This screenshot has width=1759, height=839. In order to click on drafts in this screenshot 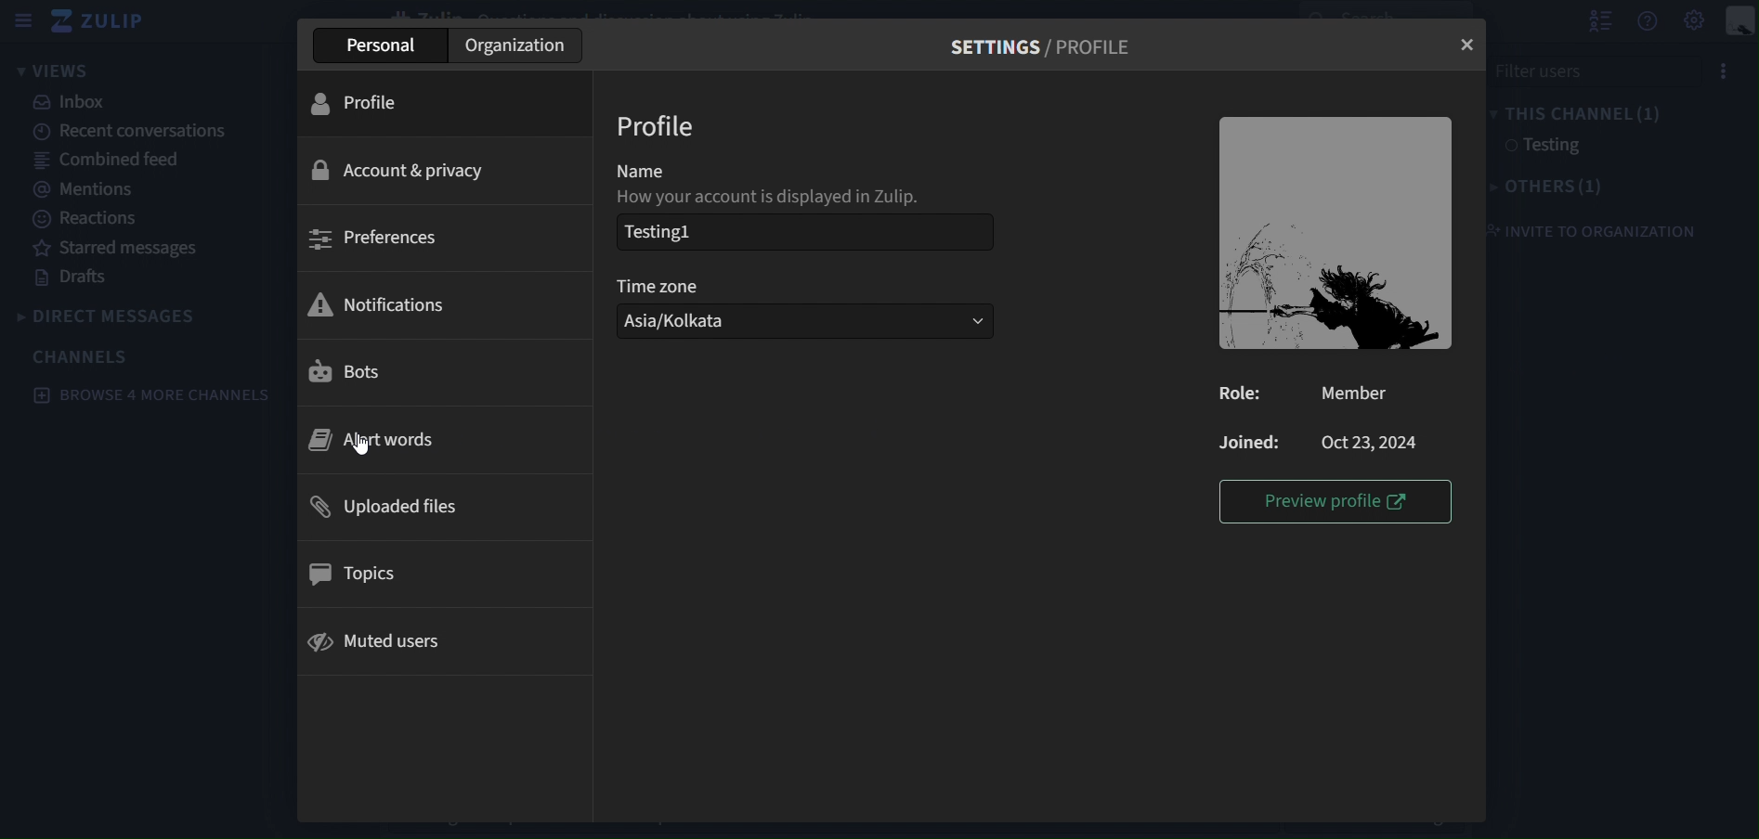, I will do `click(80, 280)`.